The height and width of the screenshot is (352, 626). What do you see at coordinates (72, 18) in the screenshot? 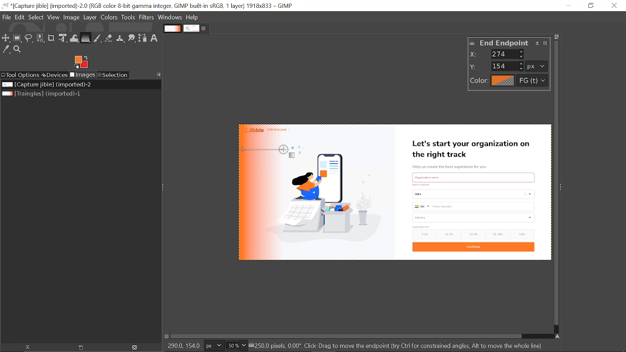
I see `Image` at bounding box center [72, 18].